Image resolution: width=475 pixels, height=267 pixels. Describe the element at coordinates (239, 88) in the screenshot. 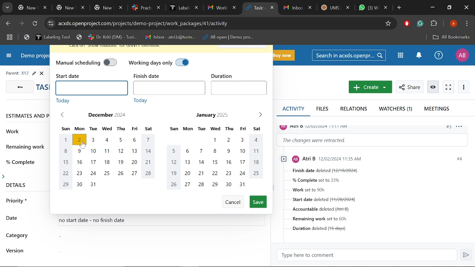

I see `Duration` at that location.